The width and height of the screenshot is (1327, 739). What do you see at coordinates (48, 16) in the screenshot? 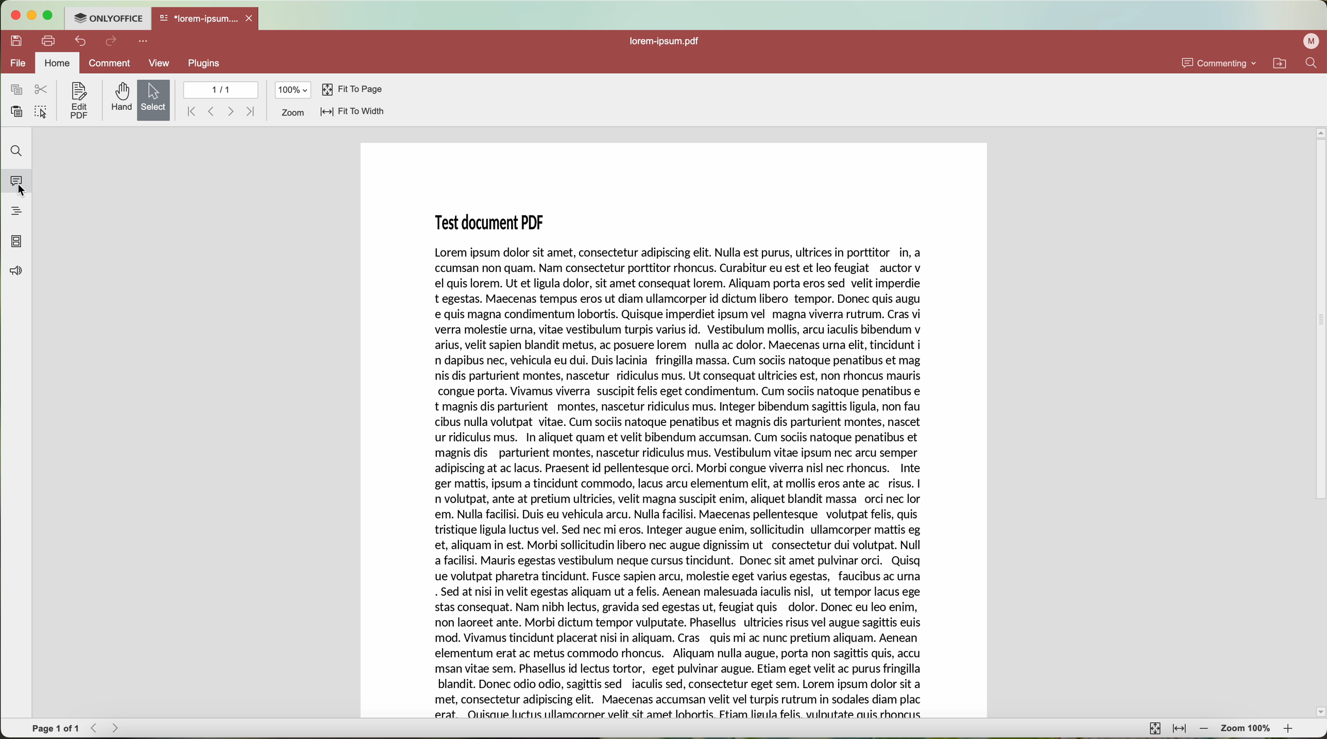
I see `maximize` at bounding box center [48, 16].